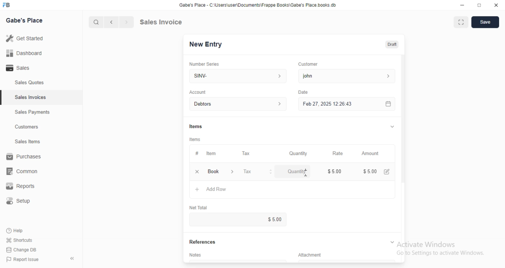  What do you see at coordinates (19, 200) in the screenshot?
I see `Setup` at bounding box center [19, 200].